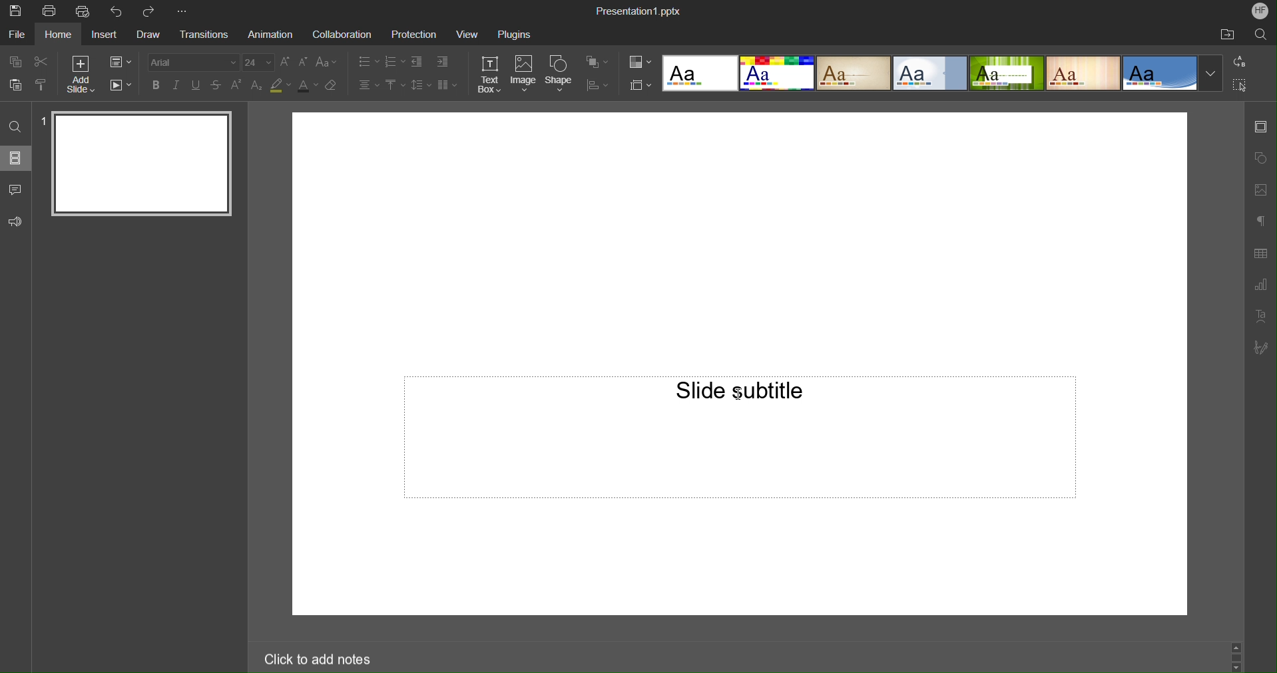  I want to click on Plugins, so click(513, 34).